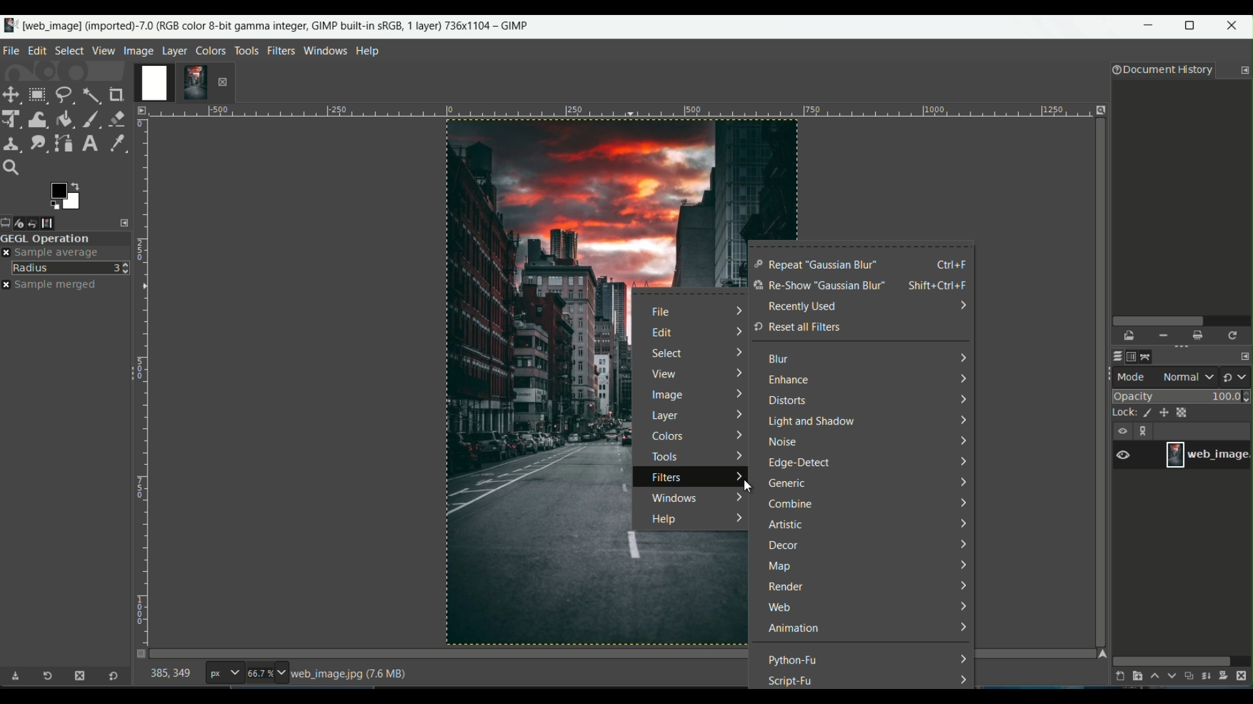  I want to click on change mode, so click(1237, 376).